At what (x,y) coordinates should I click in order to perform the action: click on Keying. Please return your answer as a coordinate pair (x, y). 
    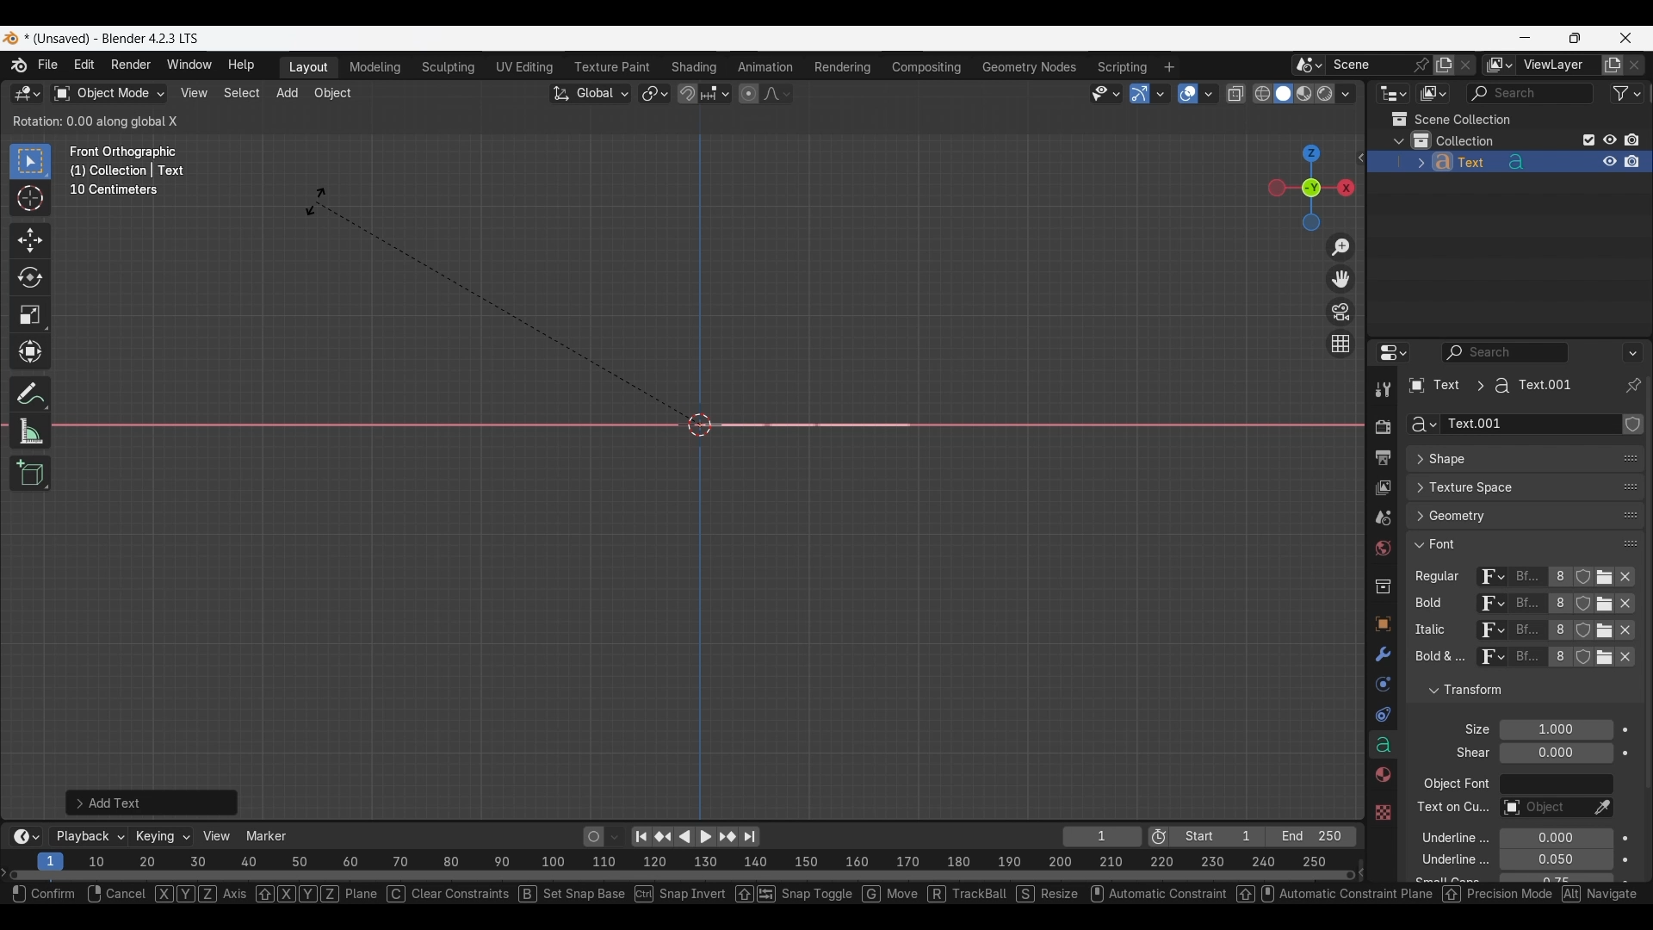
    Looking at the image, I should click on (161, 835).